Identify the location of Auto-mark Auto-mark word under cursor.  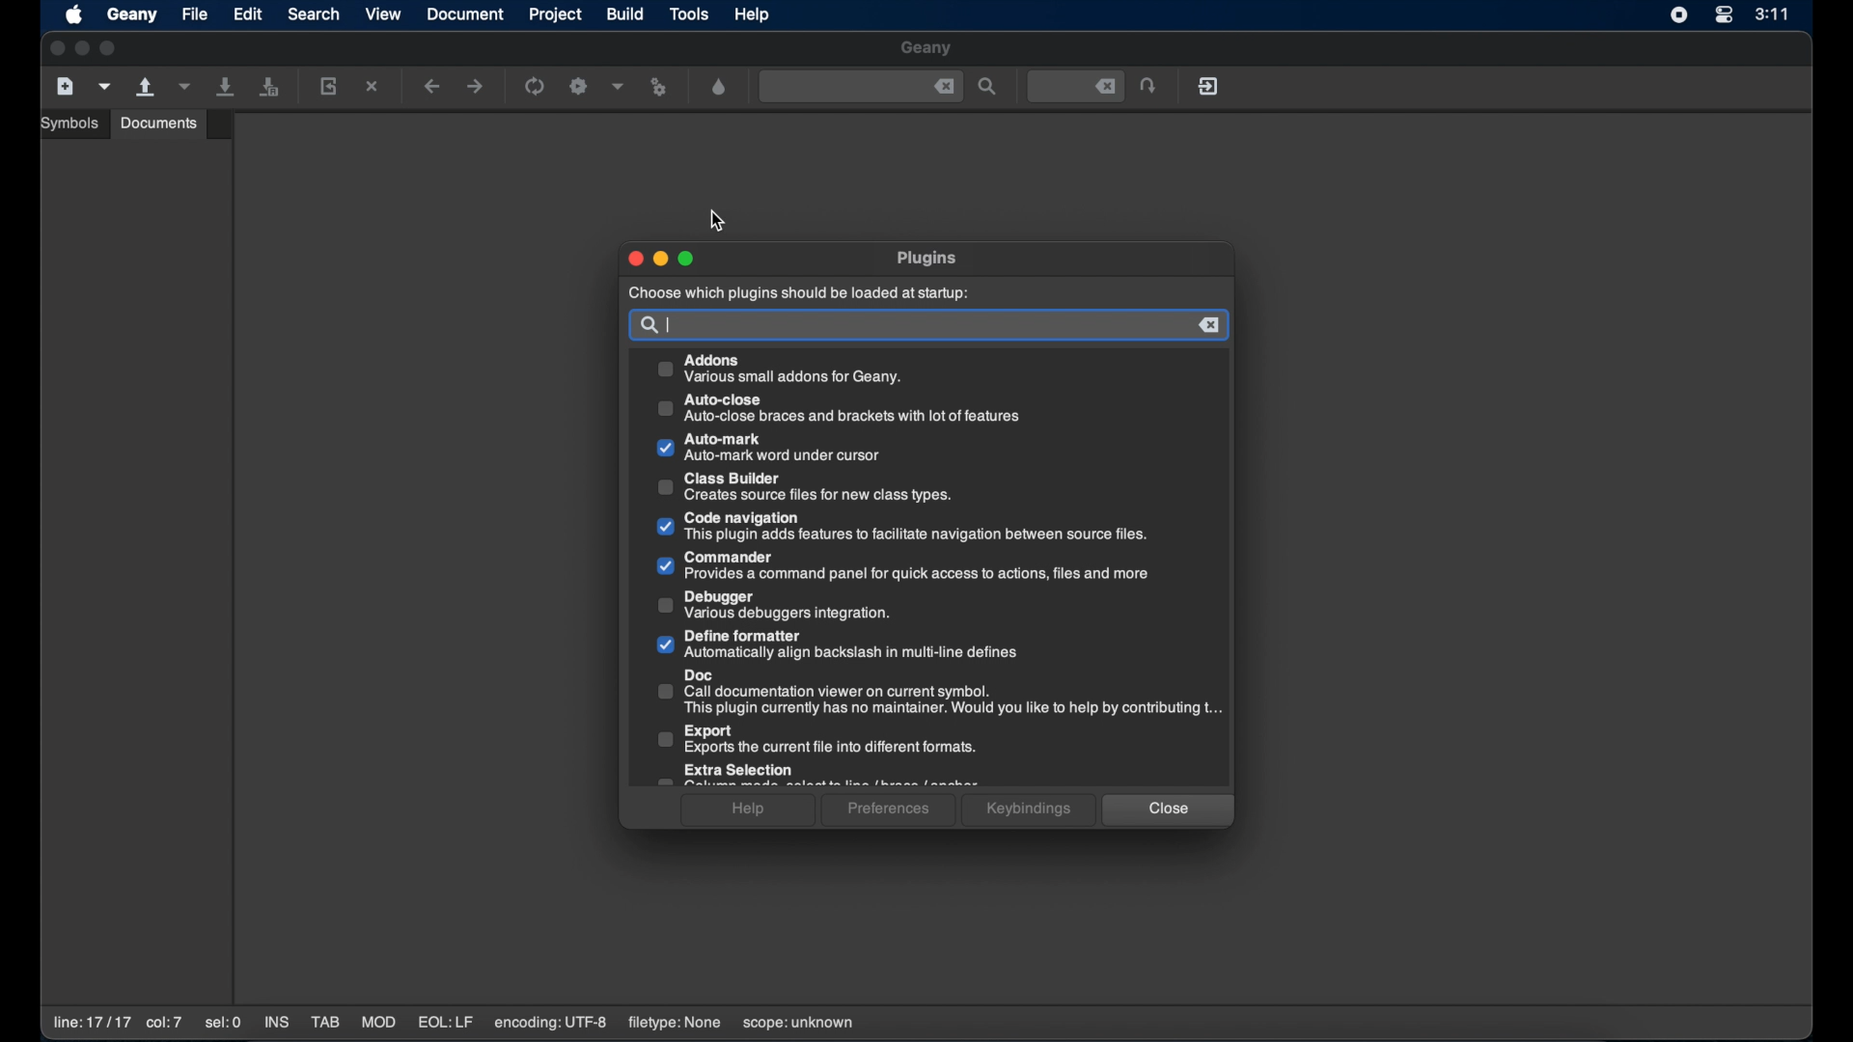
(790, 447).